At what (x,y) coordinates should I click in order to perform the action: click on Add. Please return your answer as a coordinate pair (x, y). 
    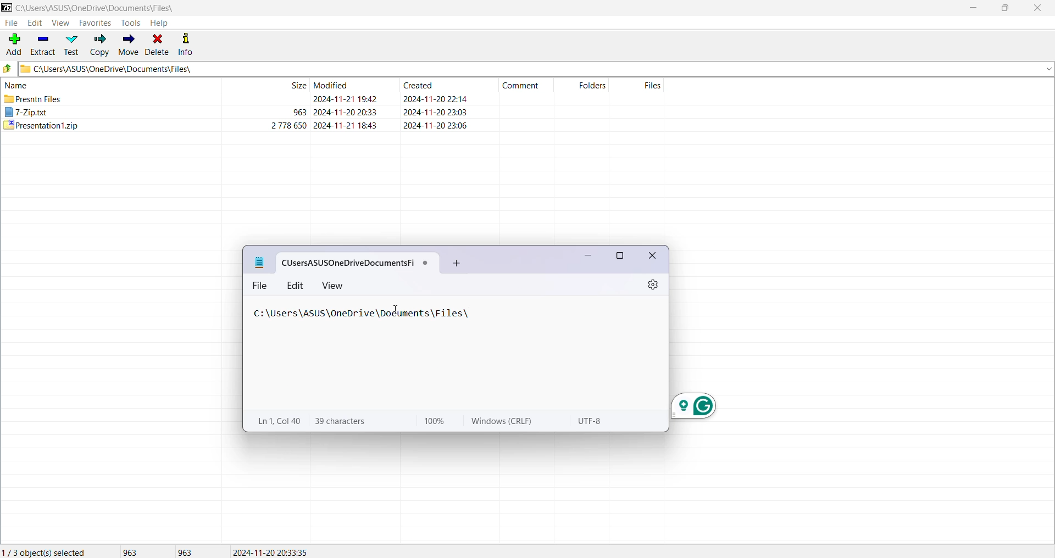
    Looking at the image, I should click on (13, 44).